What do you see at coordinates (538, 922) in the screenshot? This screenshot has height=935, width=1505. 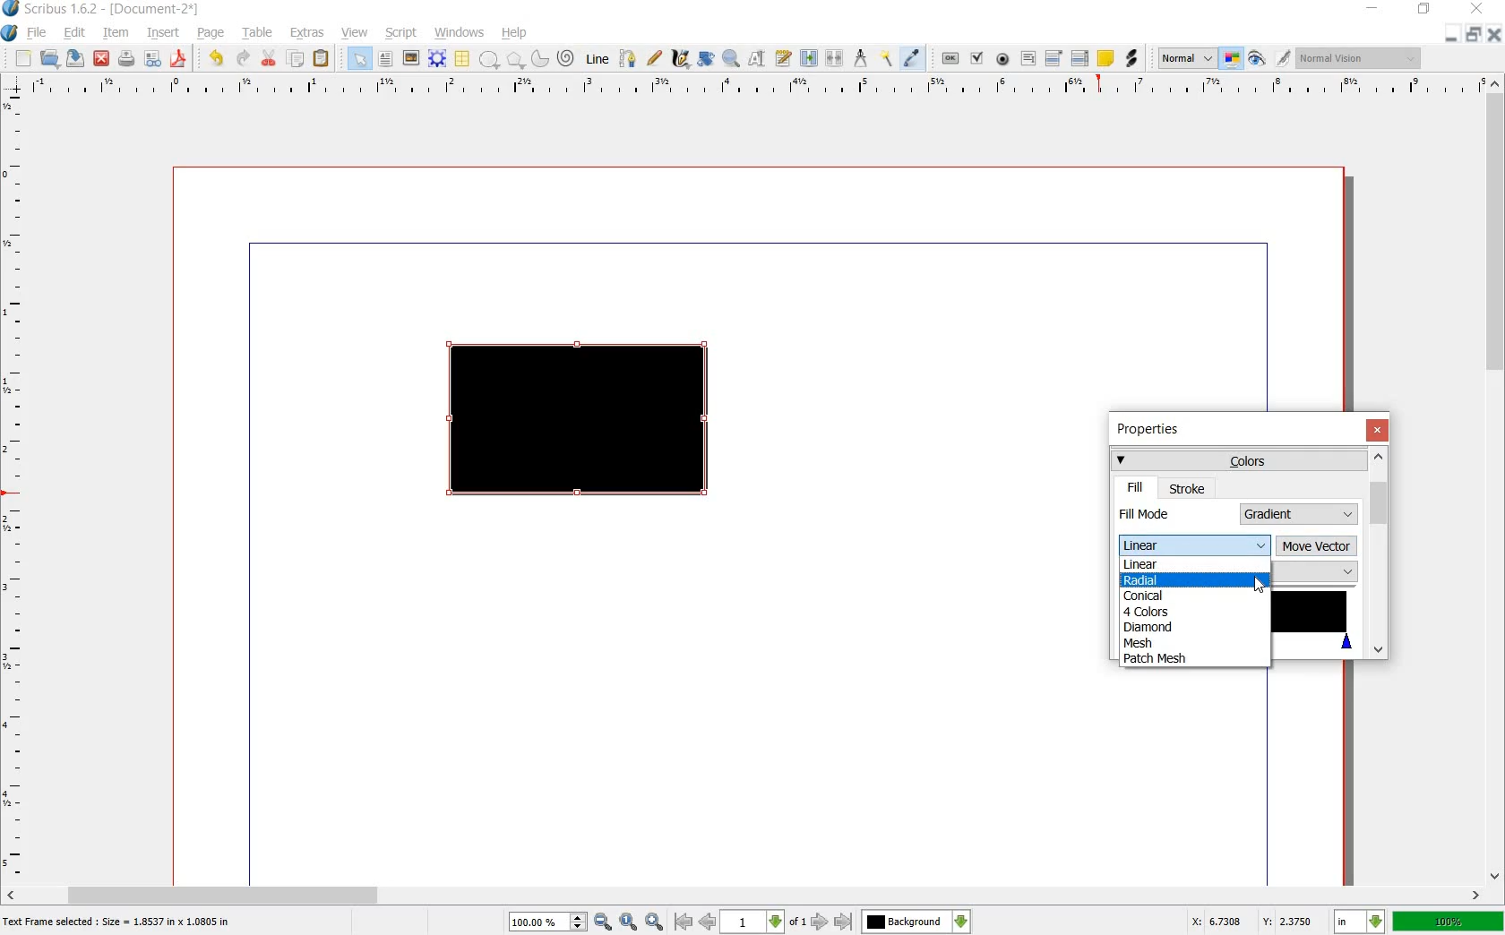 I see `100%` at bounding box center [538, 922].